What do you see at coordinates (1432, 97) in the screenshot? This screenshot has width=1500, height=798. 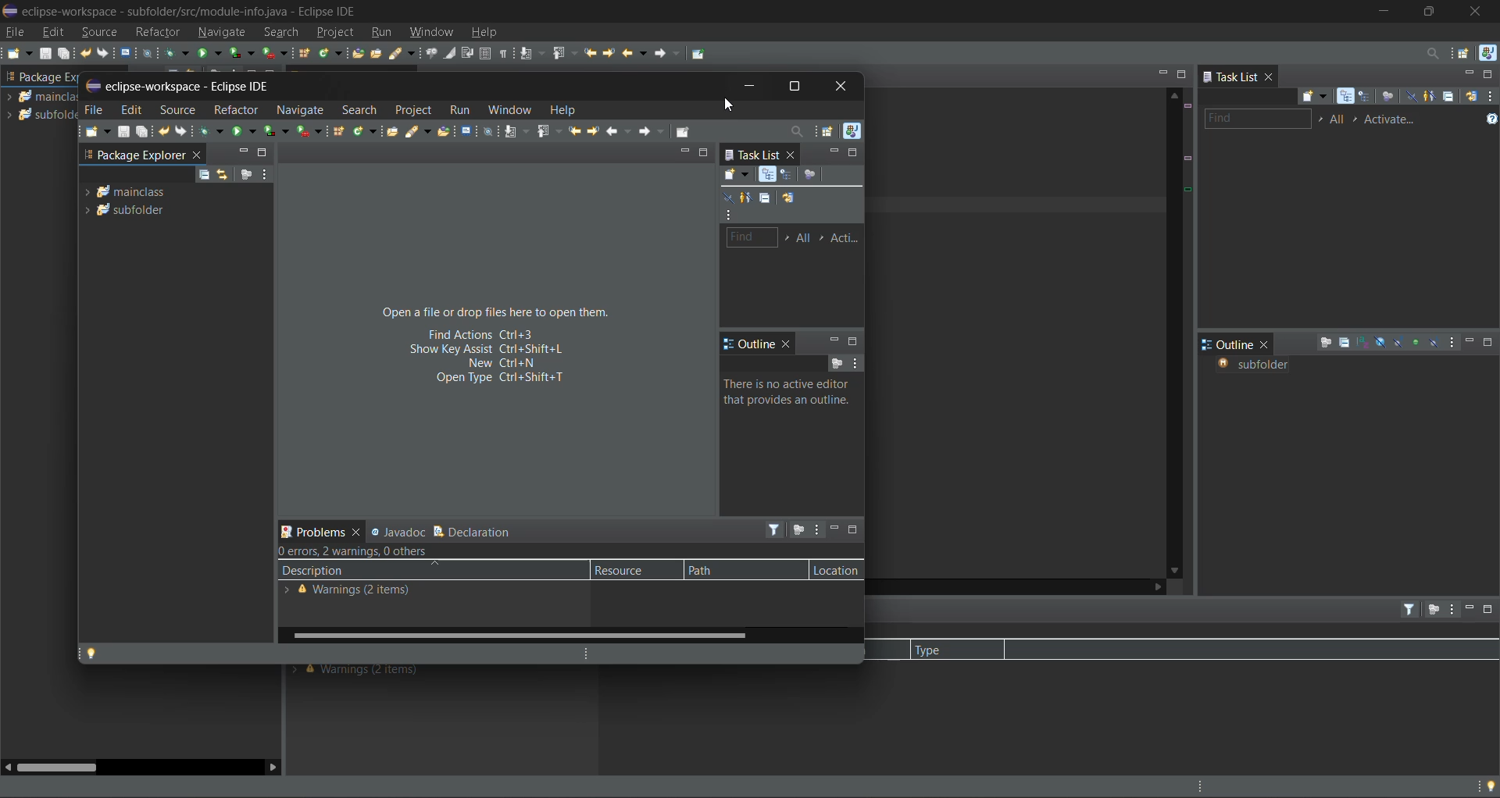 I see `show only my tasks` at bounding box center [1432, 97].